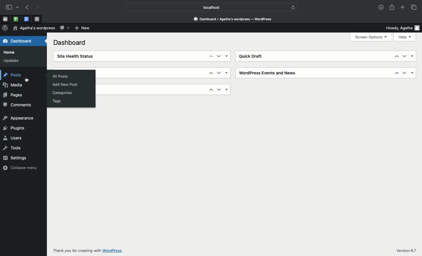  What do you see at coordinates (62, 76) in the screenshot?
I see `All posts` at bounding box center [62, 76].